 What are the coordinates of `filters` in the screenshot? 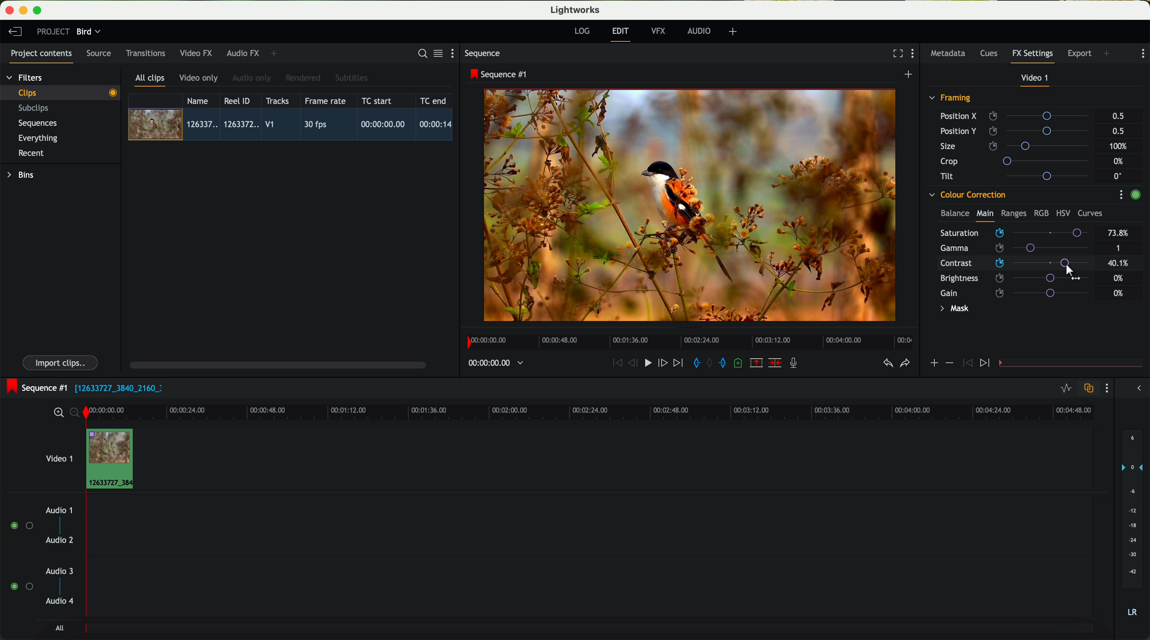 It's located at (25, 77).